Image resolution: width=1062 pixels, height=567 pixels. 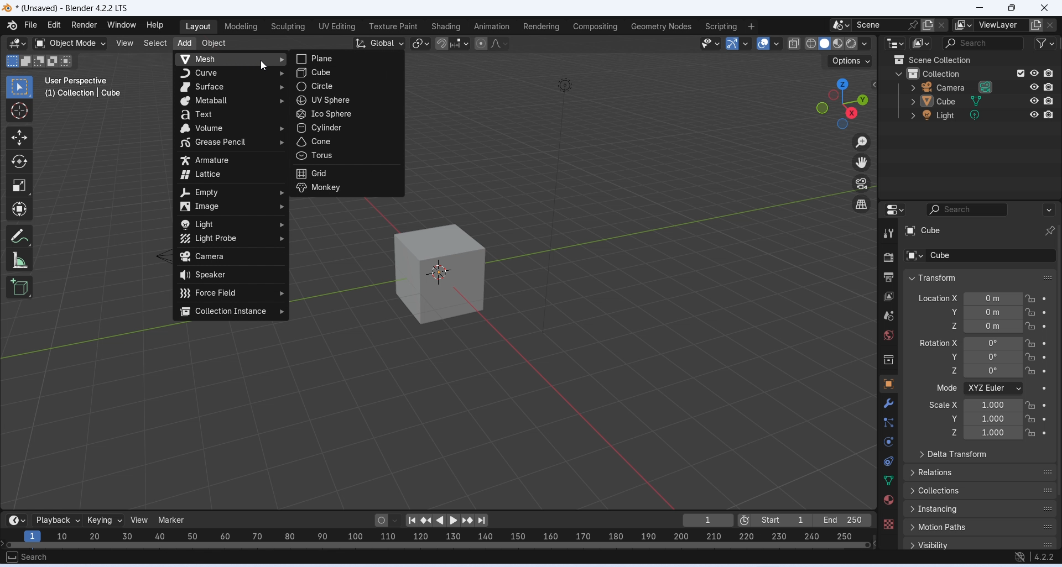 What do you see at coordinates (435, 538) in the screenshot?
I see `scale` at bounding box center [435, 538].